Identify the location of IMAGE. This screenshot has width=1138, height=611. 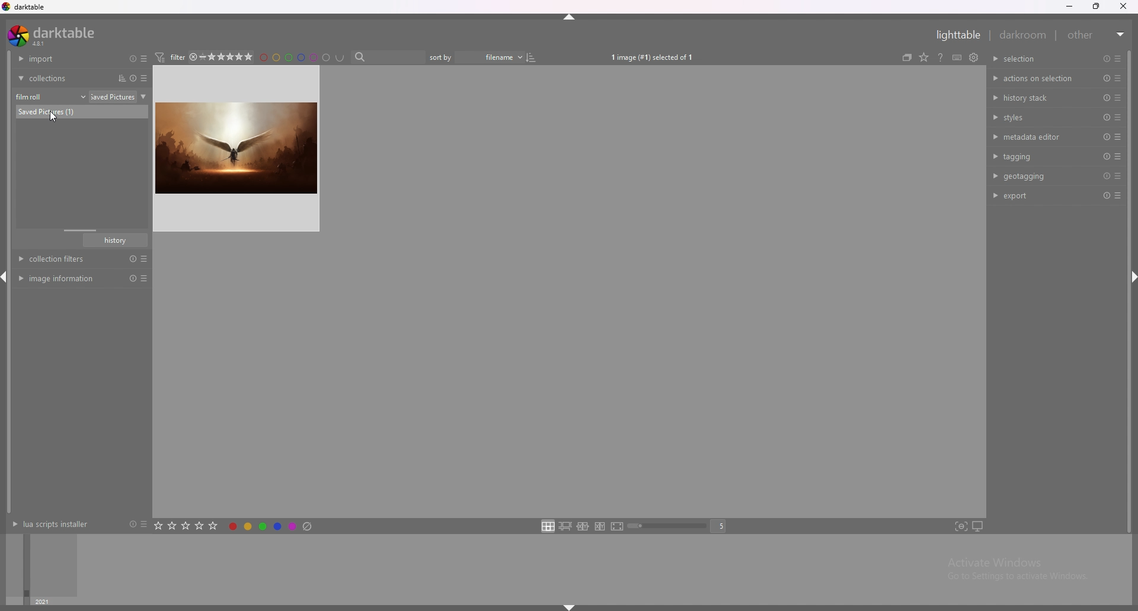
(239, 148).